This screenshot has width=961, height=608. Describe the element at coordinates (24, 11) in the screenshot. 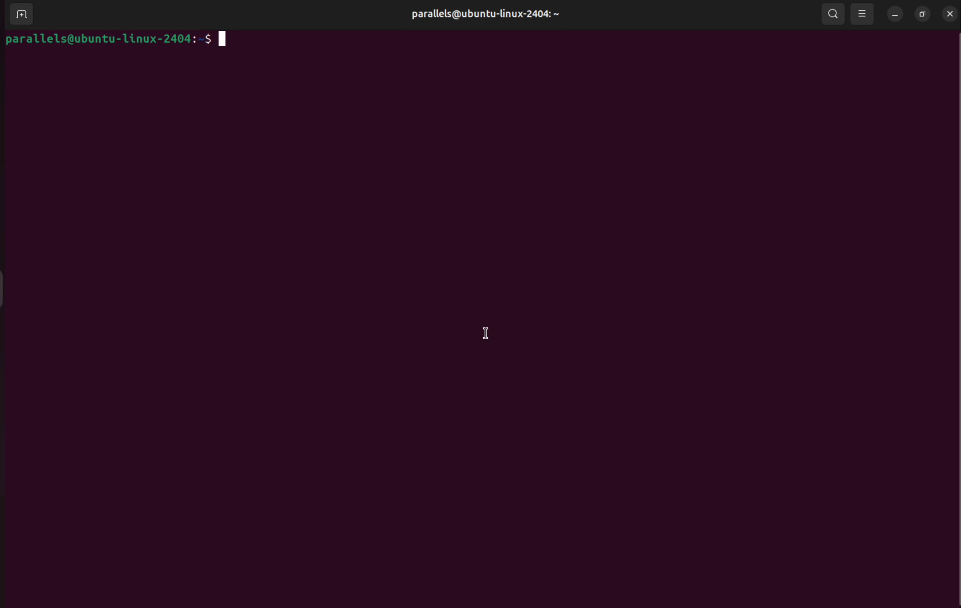

I see `add terminals` at that location.